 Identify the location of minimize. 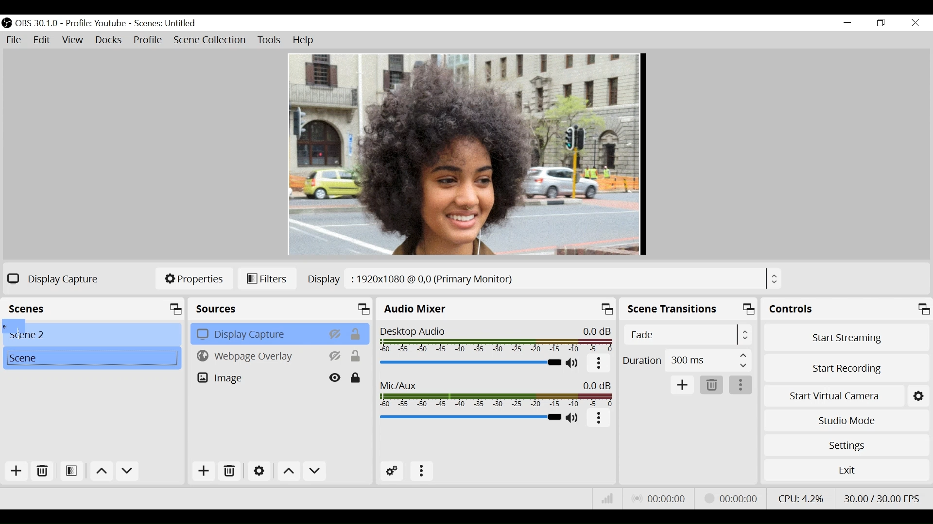
(847, 22).